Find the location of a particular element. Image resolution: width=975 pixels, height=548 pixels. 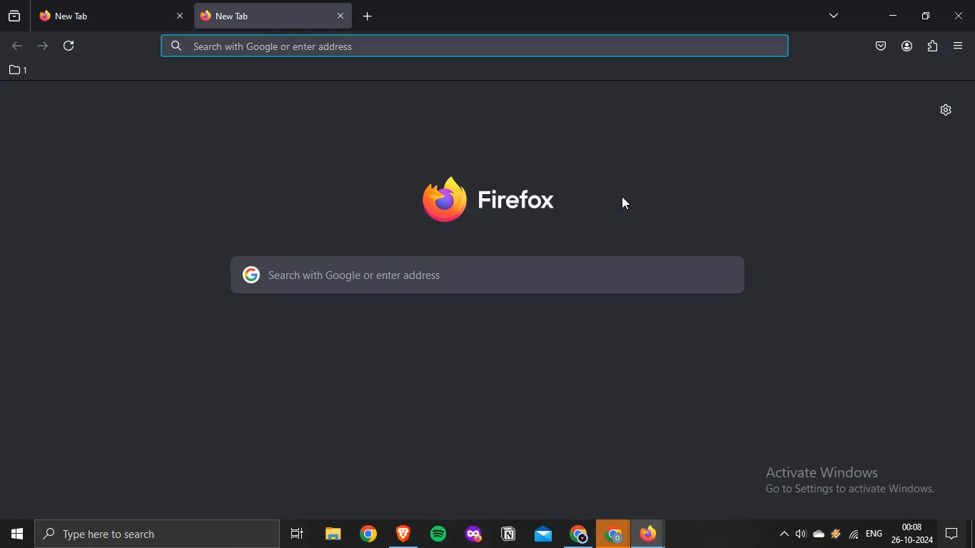

 is located at coordinates (368, 533).